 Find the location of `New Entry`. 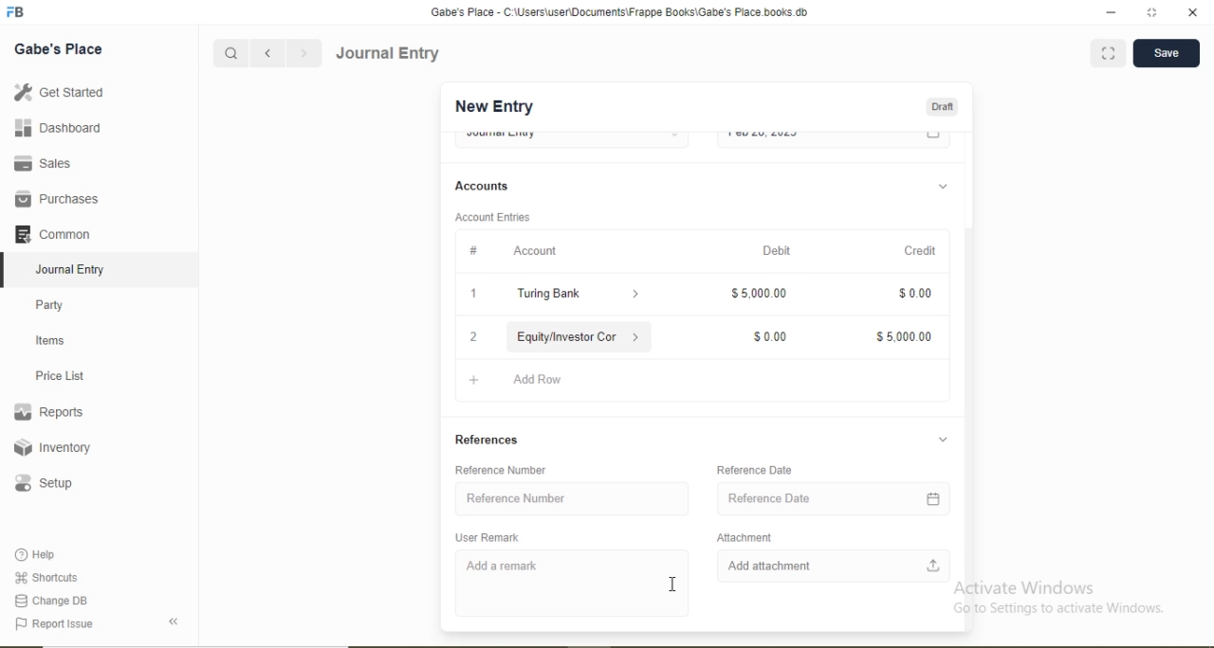

New Entry is located at coordinates (493, 107).